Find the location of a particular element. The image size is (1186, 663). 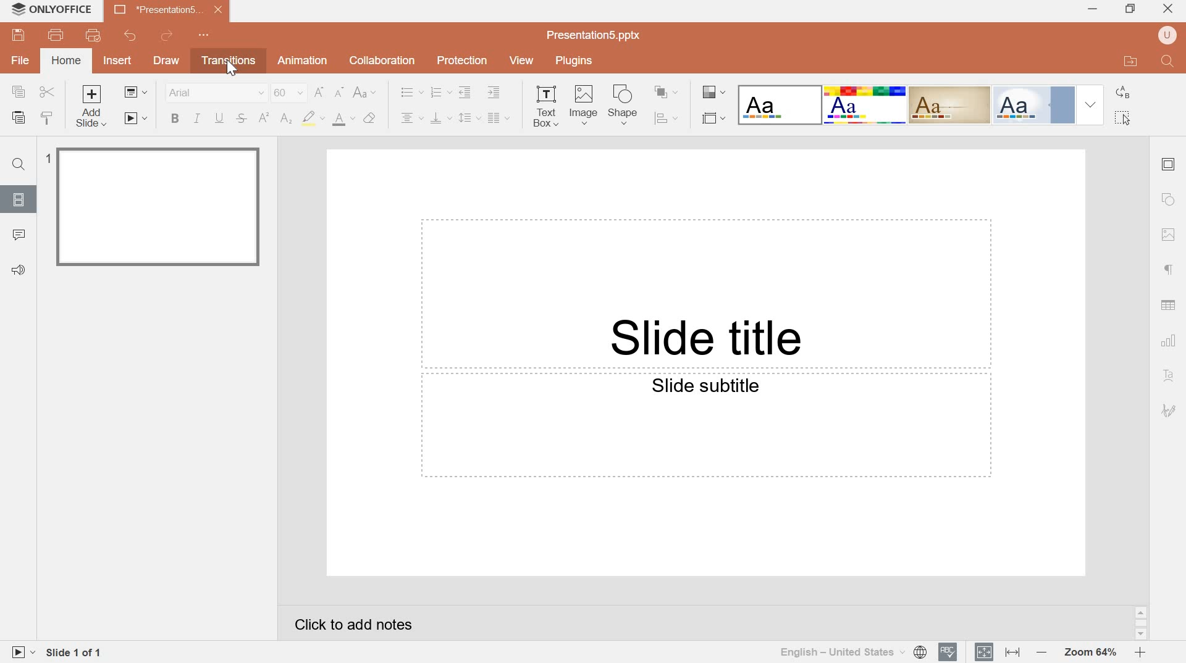

increase indent is located at coordinates (495, 93).